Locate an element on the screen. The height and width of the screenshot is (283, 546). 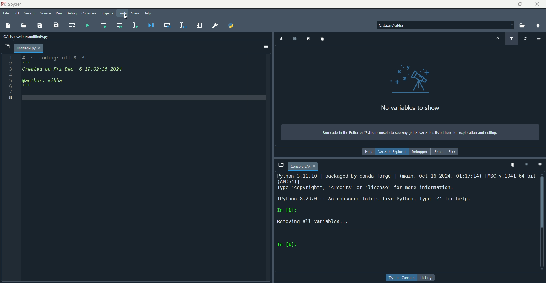
text is located at coordinates (410, 108).